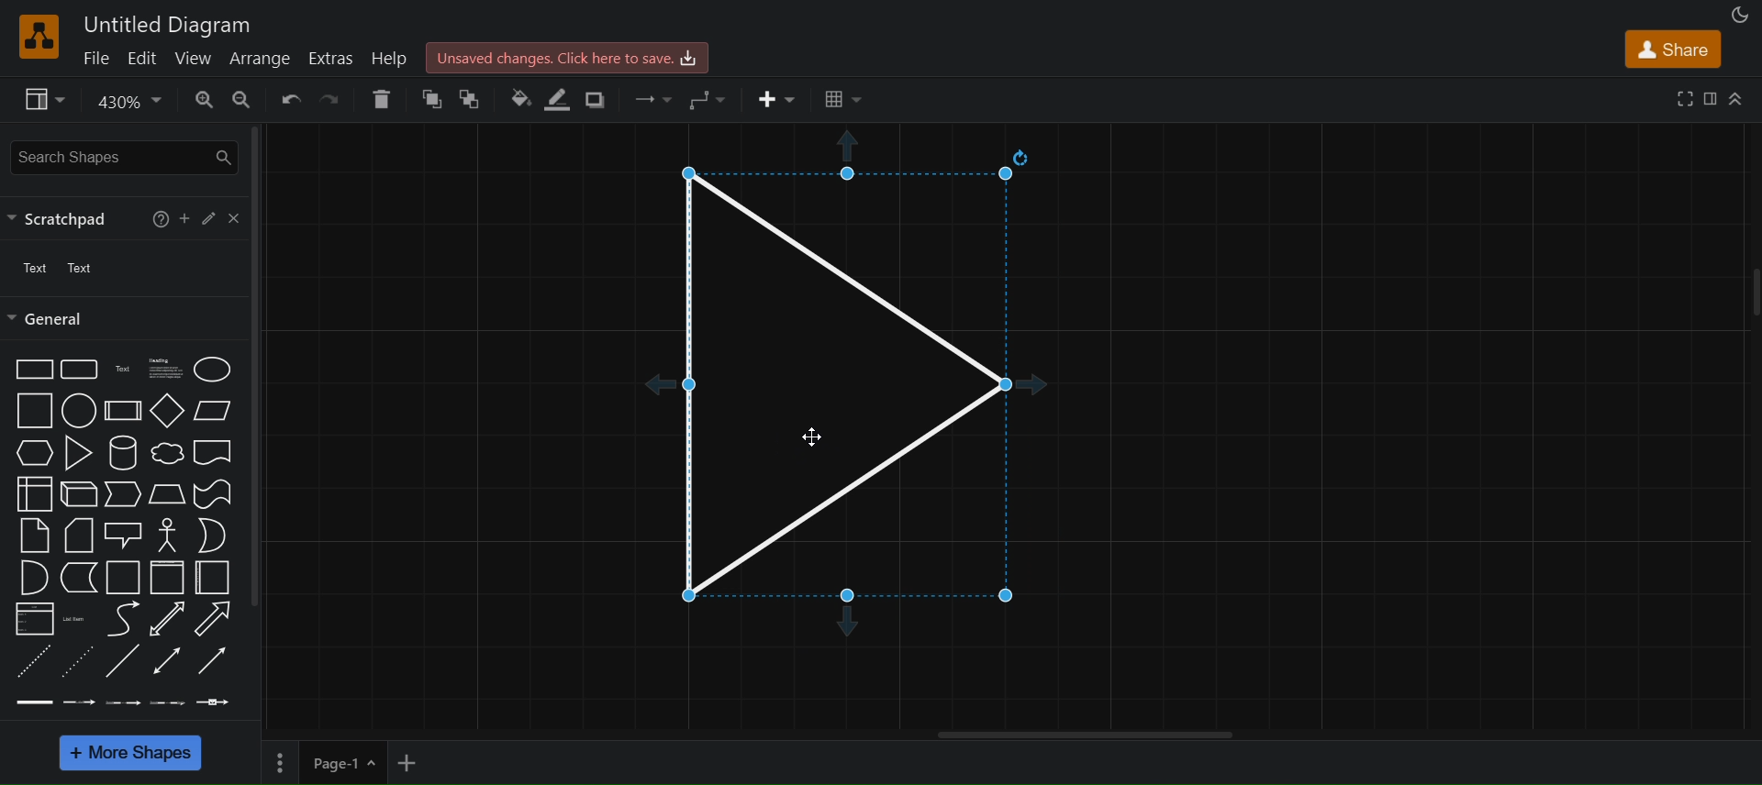  I want to click on add new page, so click(421, 761).